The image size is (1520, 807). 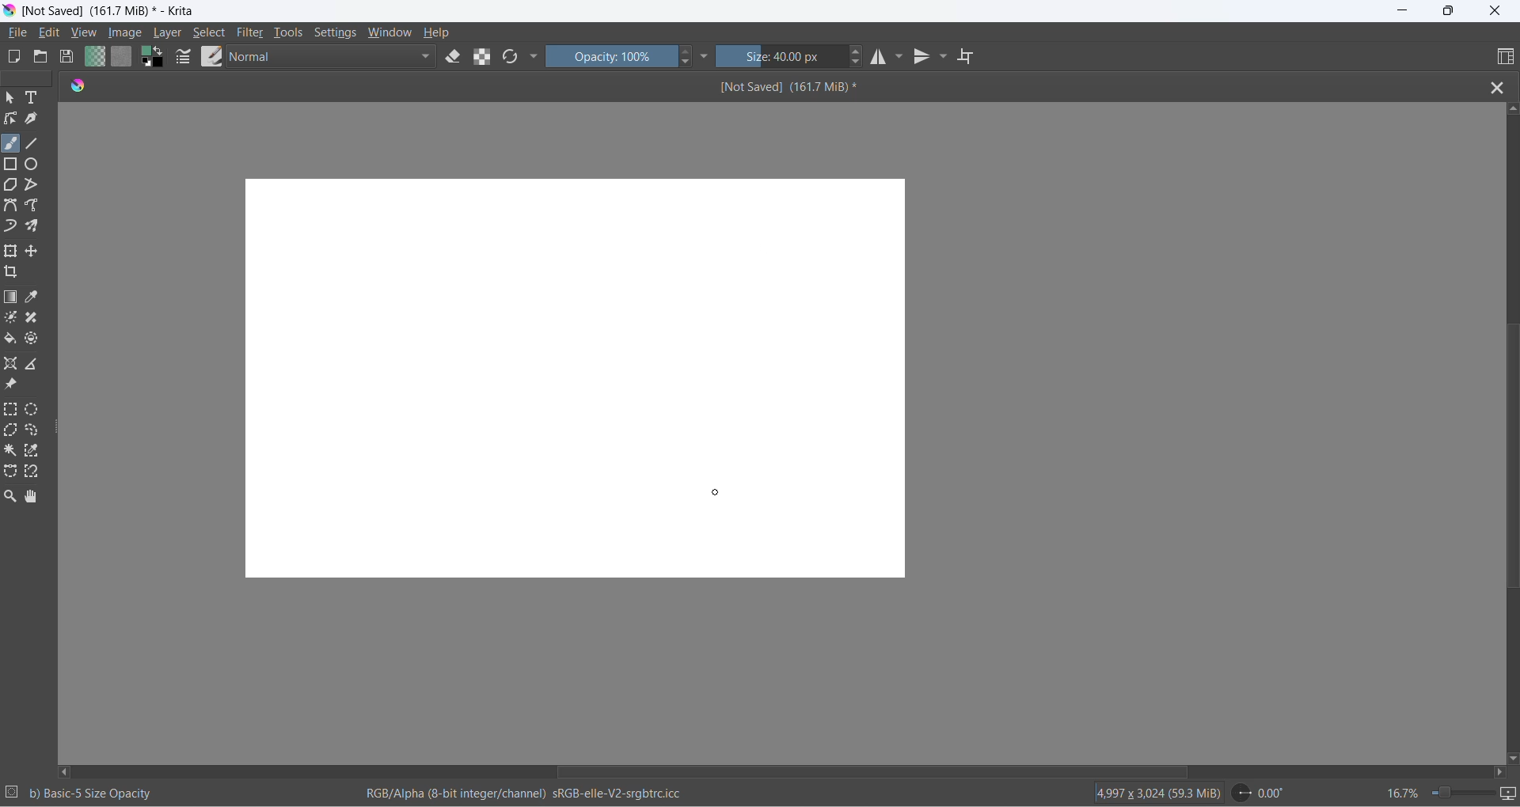 I want to click on text tool, so click(x=34, y=99).